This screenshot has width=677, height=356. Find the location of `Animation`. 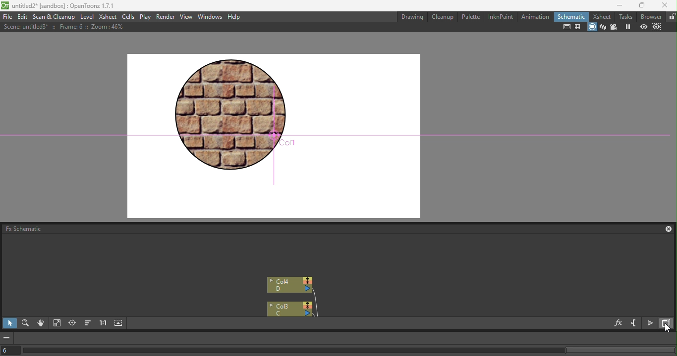

Animation is located at coordinates (535, 17).